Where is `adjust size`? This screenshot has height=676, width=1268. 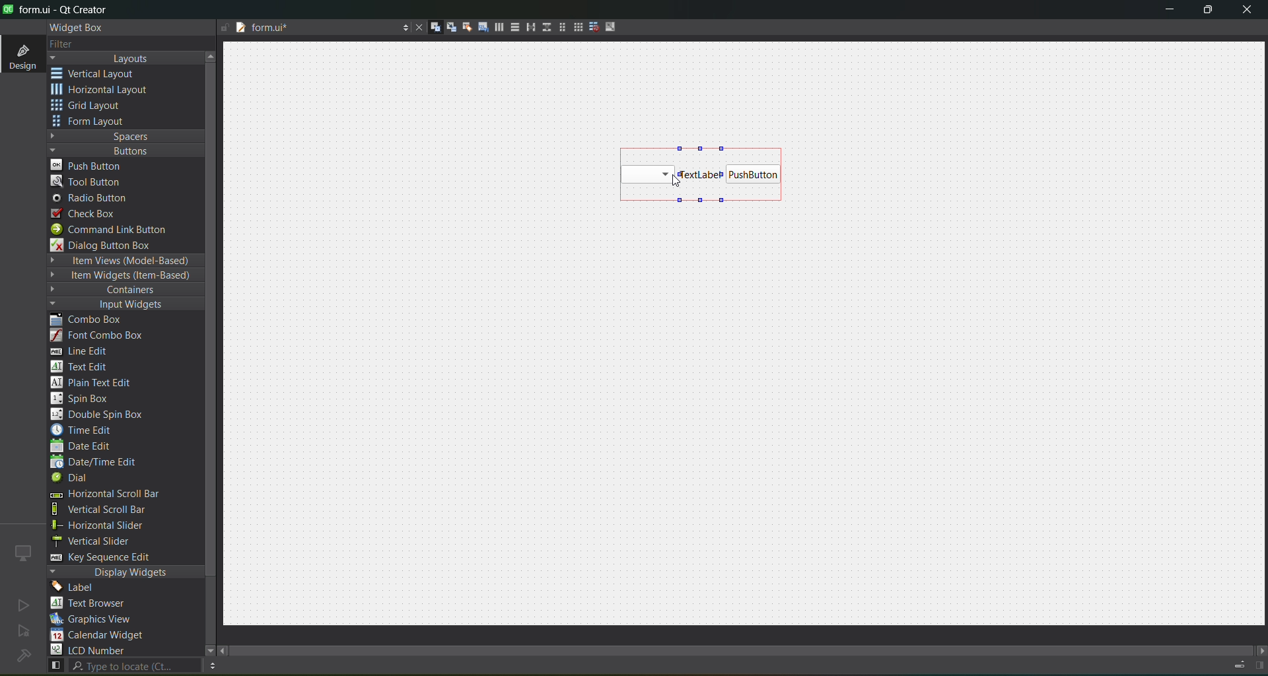 adjust size is located at coordinates (614, 26).